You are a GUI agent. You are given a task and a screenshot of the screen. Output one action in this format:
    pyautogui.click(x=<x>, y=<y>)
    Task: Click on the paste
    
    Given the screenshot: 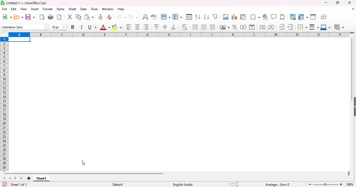 What is the action you would take?
    pyautogui.click(x=89, y=17)
    